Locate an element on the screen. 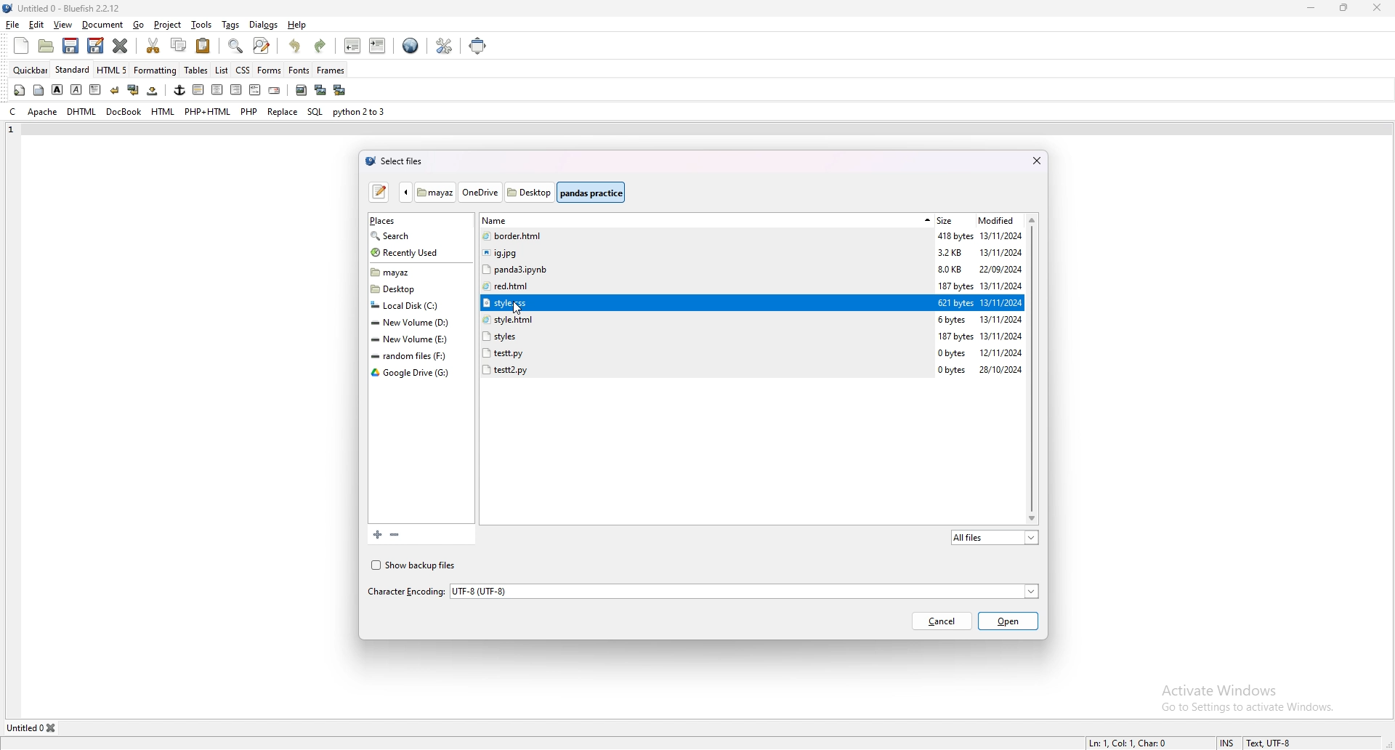  folder path is located at coordinates (512, 191).